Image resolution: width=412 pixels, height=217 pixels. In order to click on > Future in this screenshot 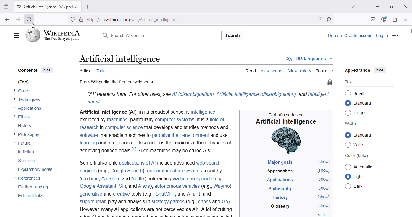, I will do `click(25, 143)`.